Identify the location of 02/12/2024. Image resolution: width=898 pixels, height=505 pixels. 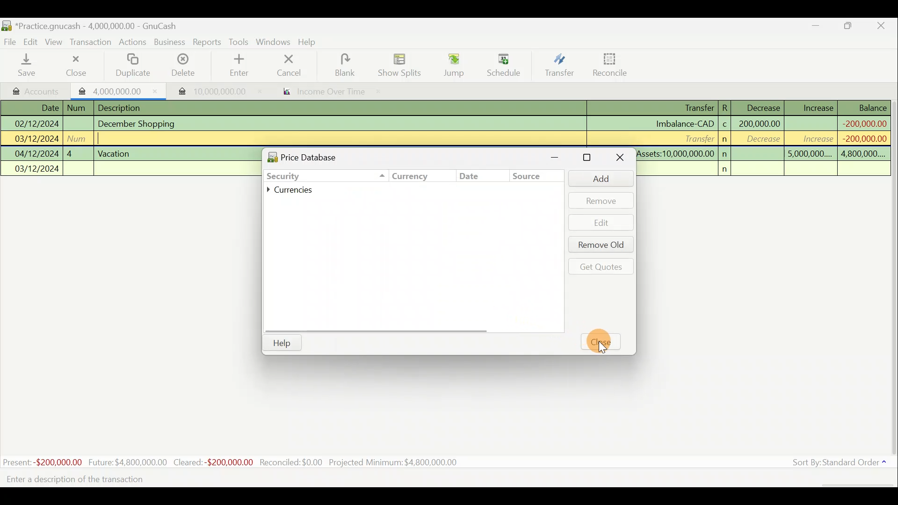
(36, 123).